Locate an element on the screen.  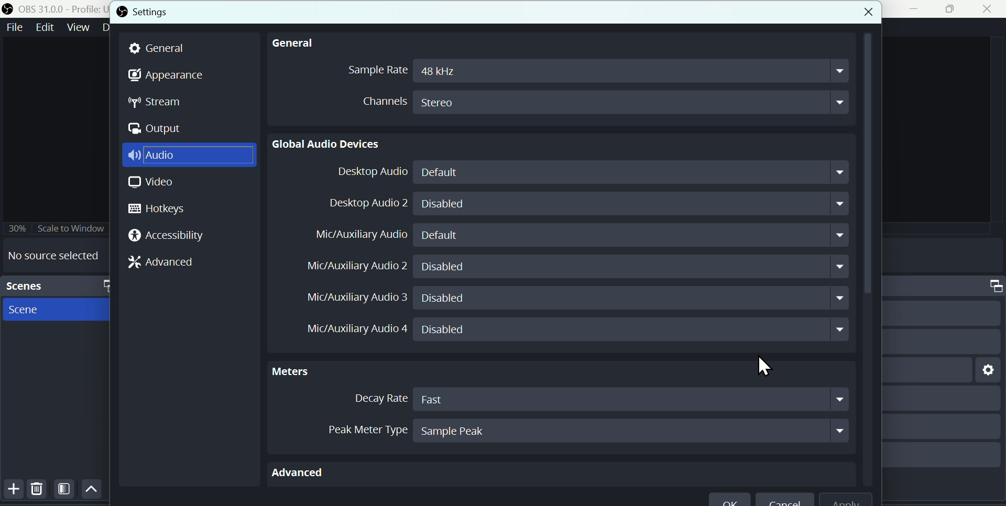
Video is located at coordinates (148, 184).